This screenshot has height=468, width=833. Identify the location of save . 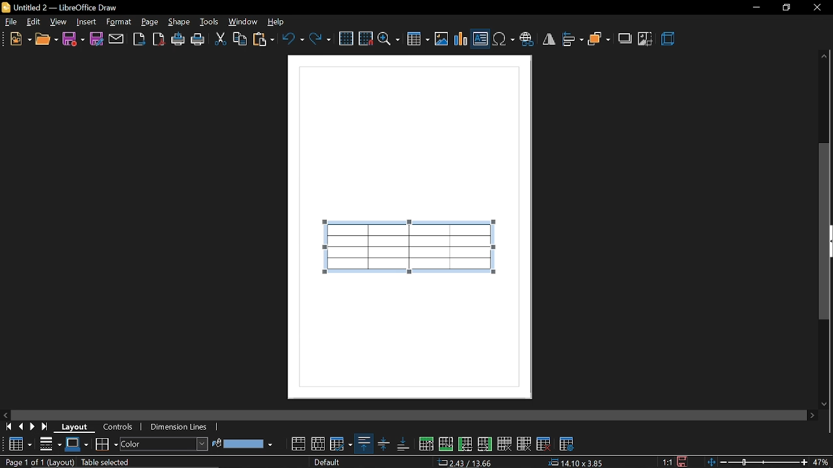
(73, 40).